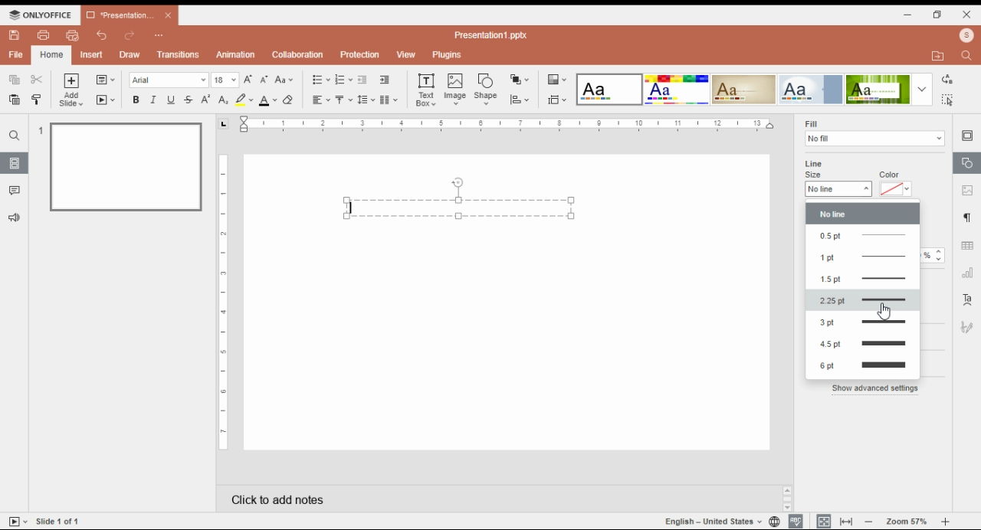 This screenshot has width=981, height=530. What do you see at coordinates (136, 100) in the screenshot?
I see `bold` at bounding box center [136, 100].